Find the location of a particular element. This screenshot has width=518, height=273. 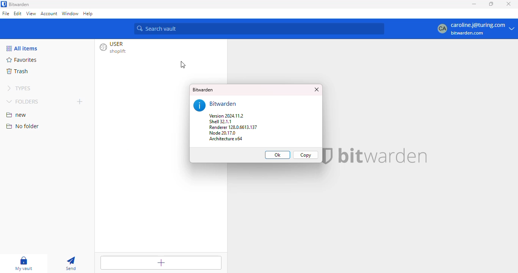

trash is located at coordinates (17, 71).